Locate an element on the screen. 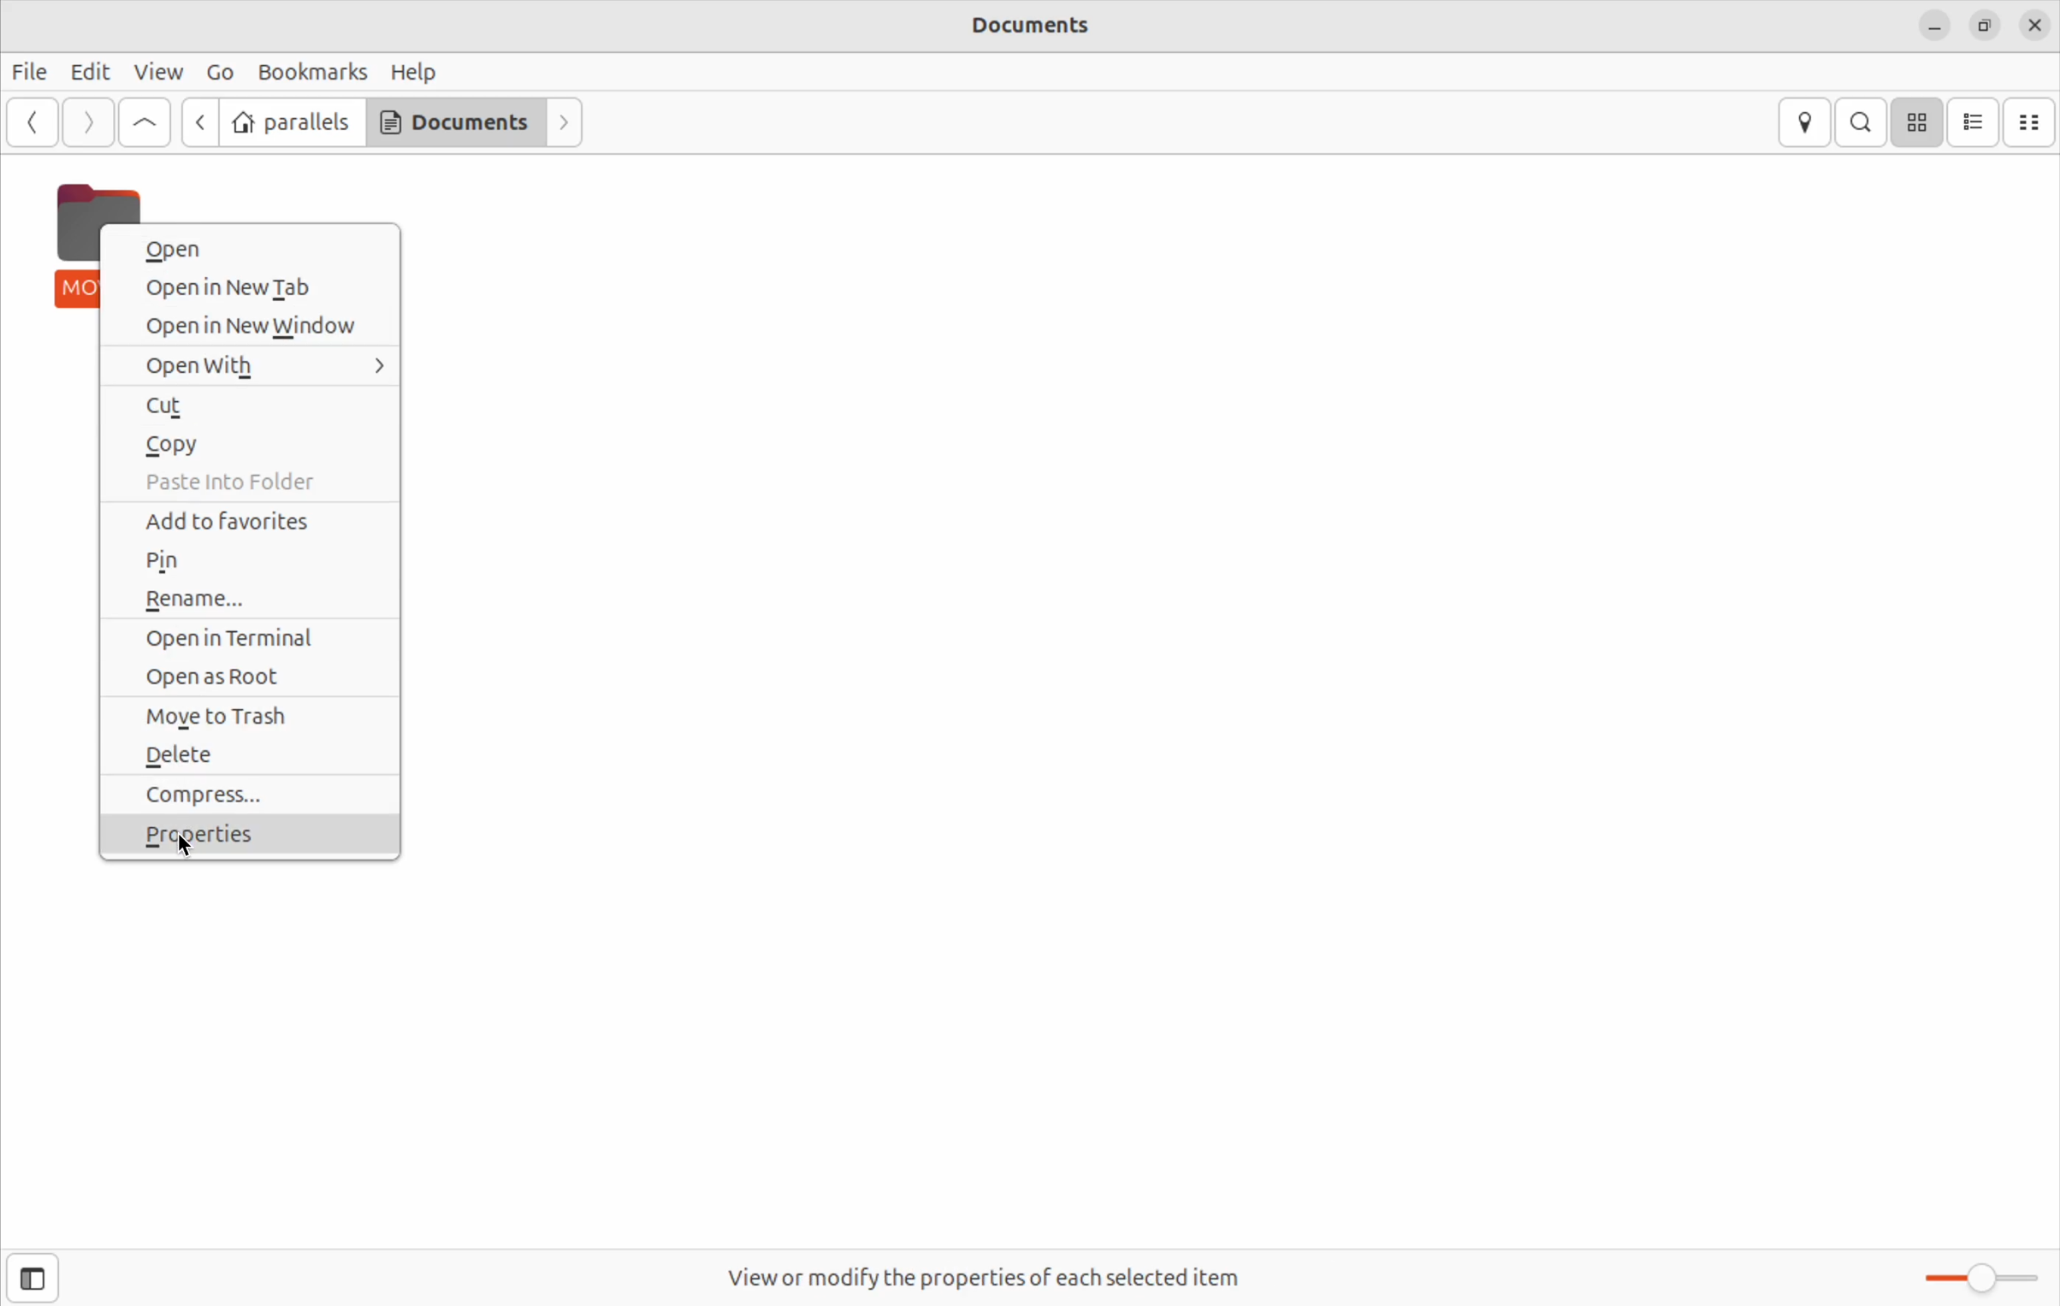 The image size is (2060, 1306). copy is located at coordinates (254, 442).